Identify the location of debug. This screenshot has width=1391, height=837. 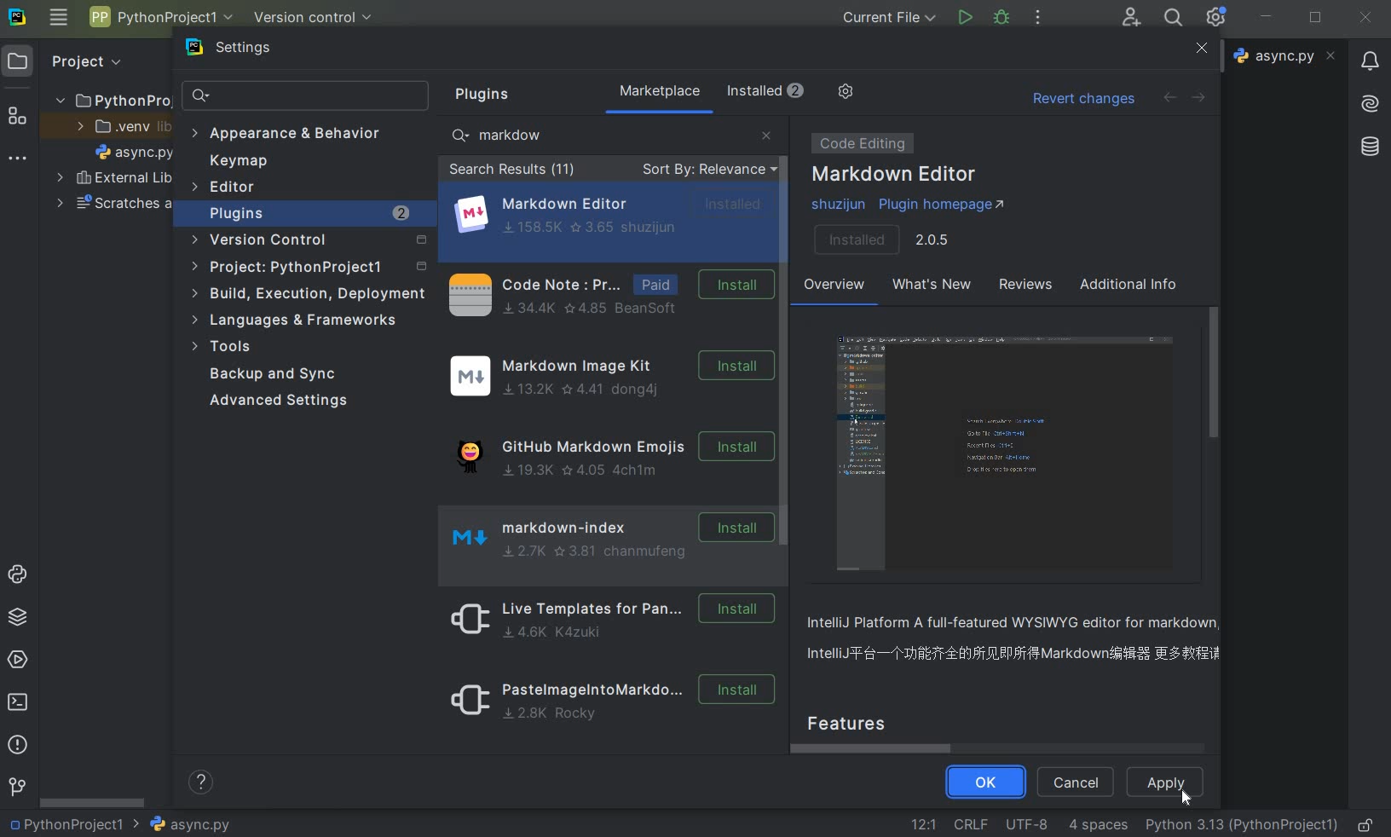
(1003, 20).